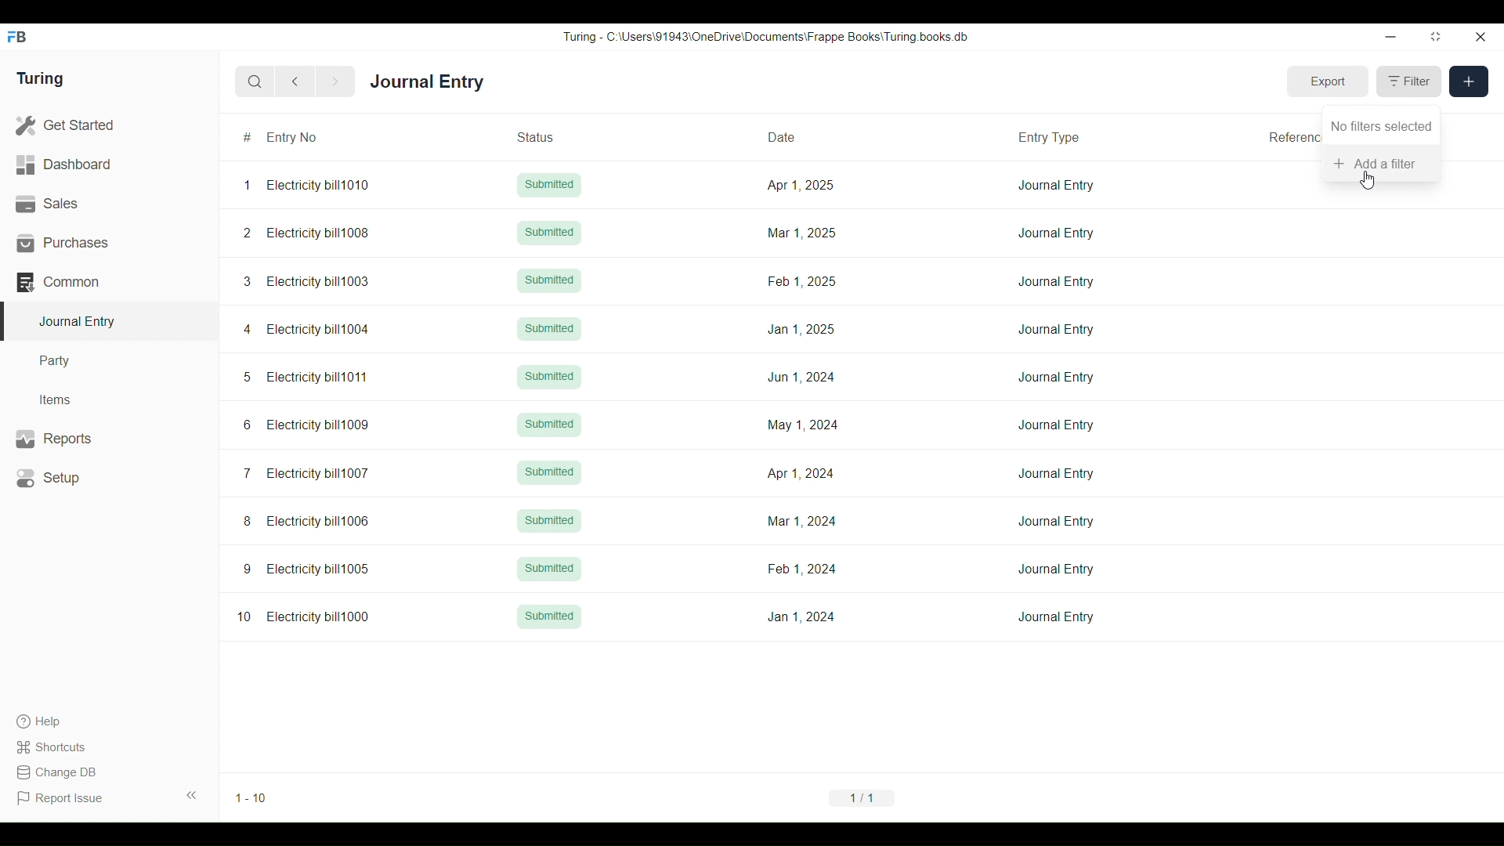 This screenshot has height=846, width=1504. What do you see at coordinates (305, 378) in the screenshot?
I see `5 Electricity bill1011` at bounding box center [305, 378].